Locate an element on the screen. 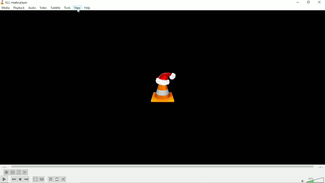  View is located at coordinates (77, 7).